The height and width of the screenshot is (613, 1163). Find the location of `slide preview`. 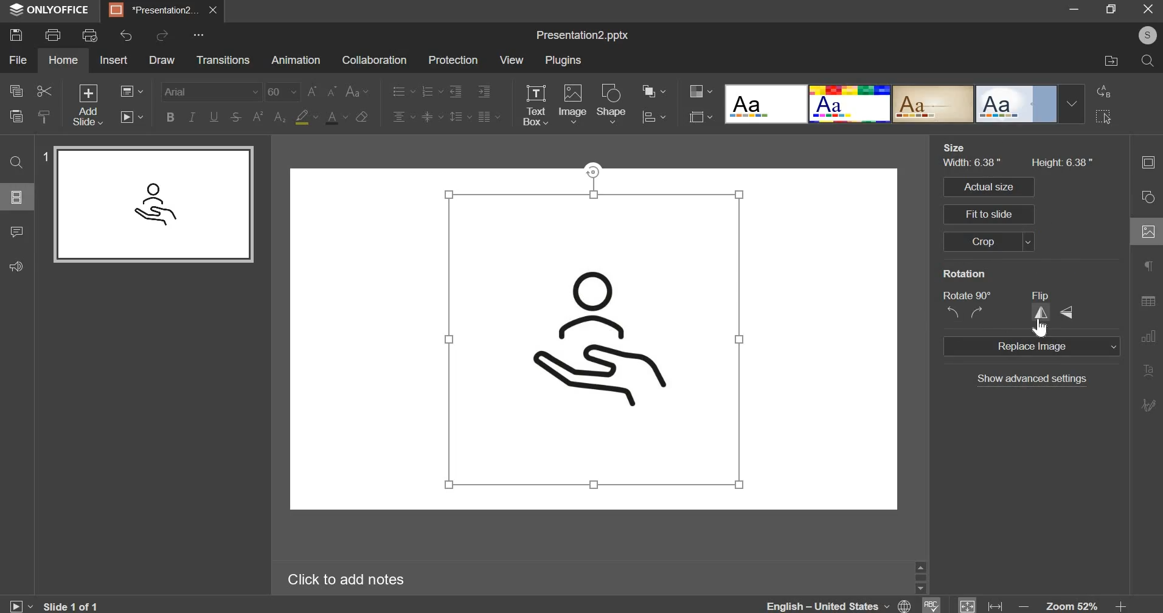

slide preview is located at coordinates (151, 204).